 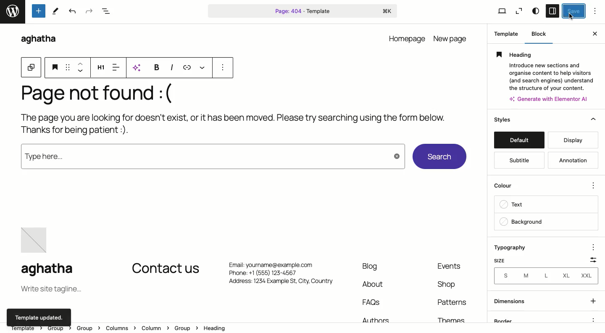 I want to click on S, so click(x=504, y=276).